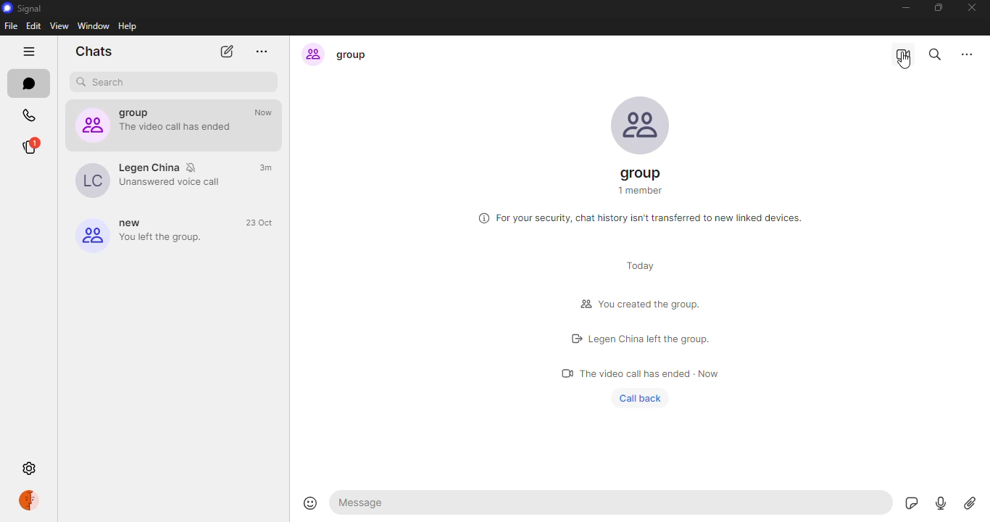  I want to click on video call, so click(904, 54).